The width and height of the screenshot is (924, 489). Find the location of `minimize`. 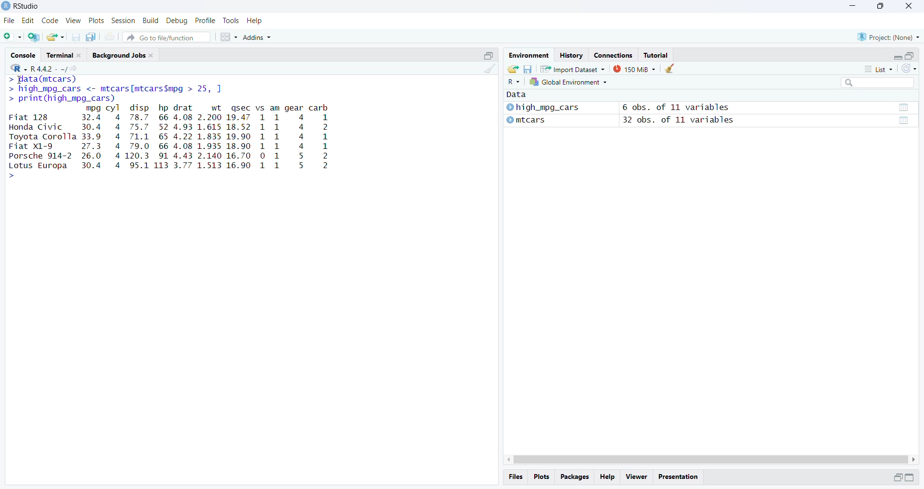

minimize is located at coordinates (909, 477).